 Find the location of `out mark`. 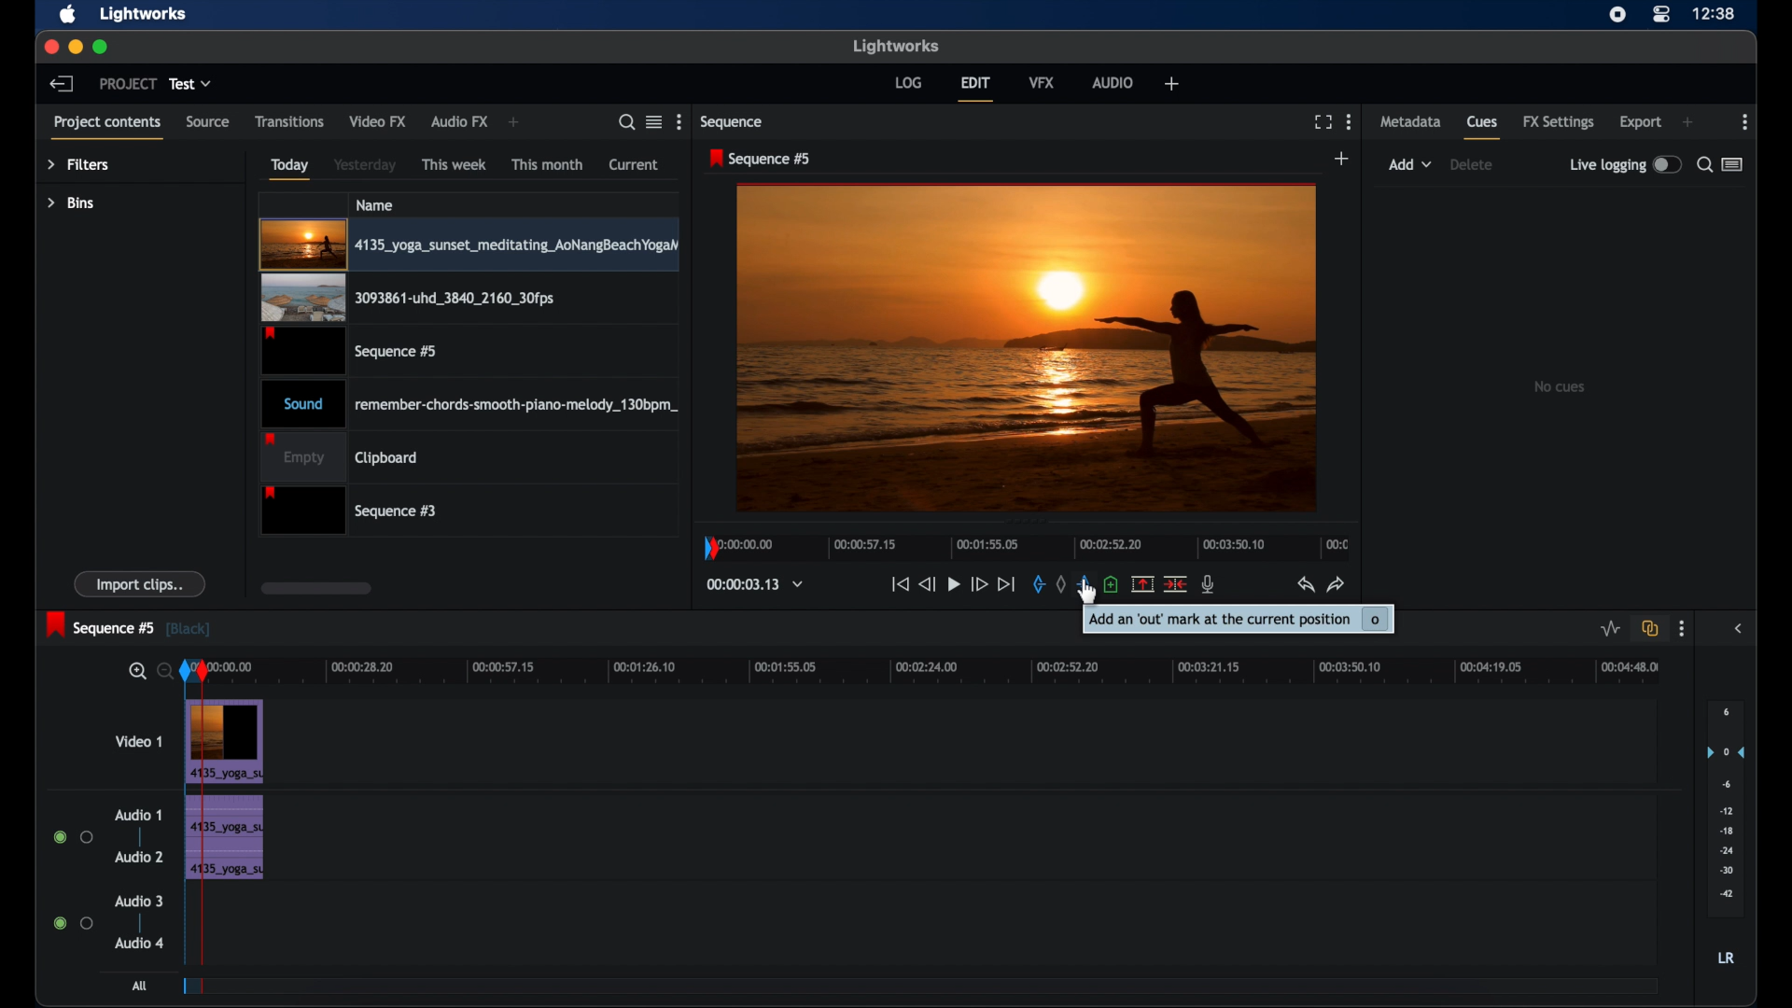

out mark is located at coordinates (1082, 583).